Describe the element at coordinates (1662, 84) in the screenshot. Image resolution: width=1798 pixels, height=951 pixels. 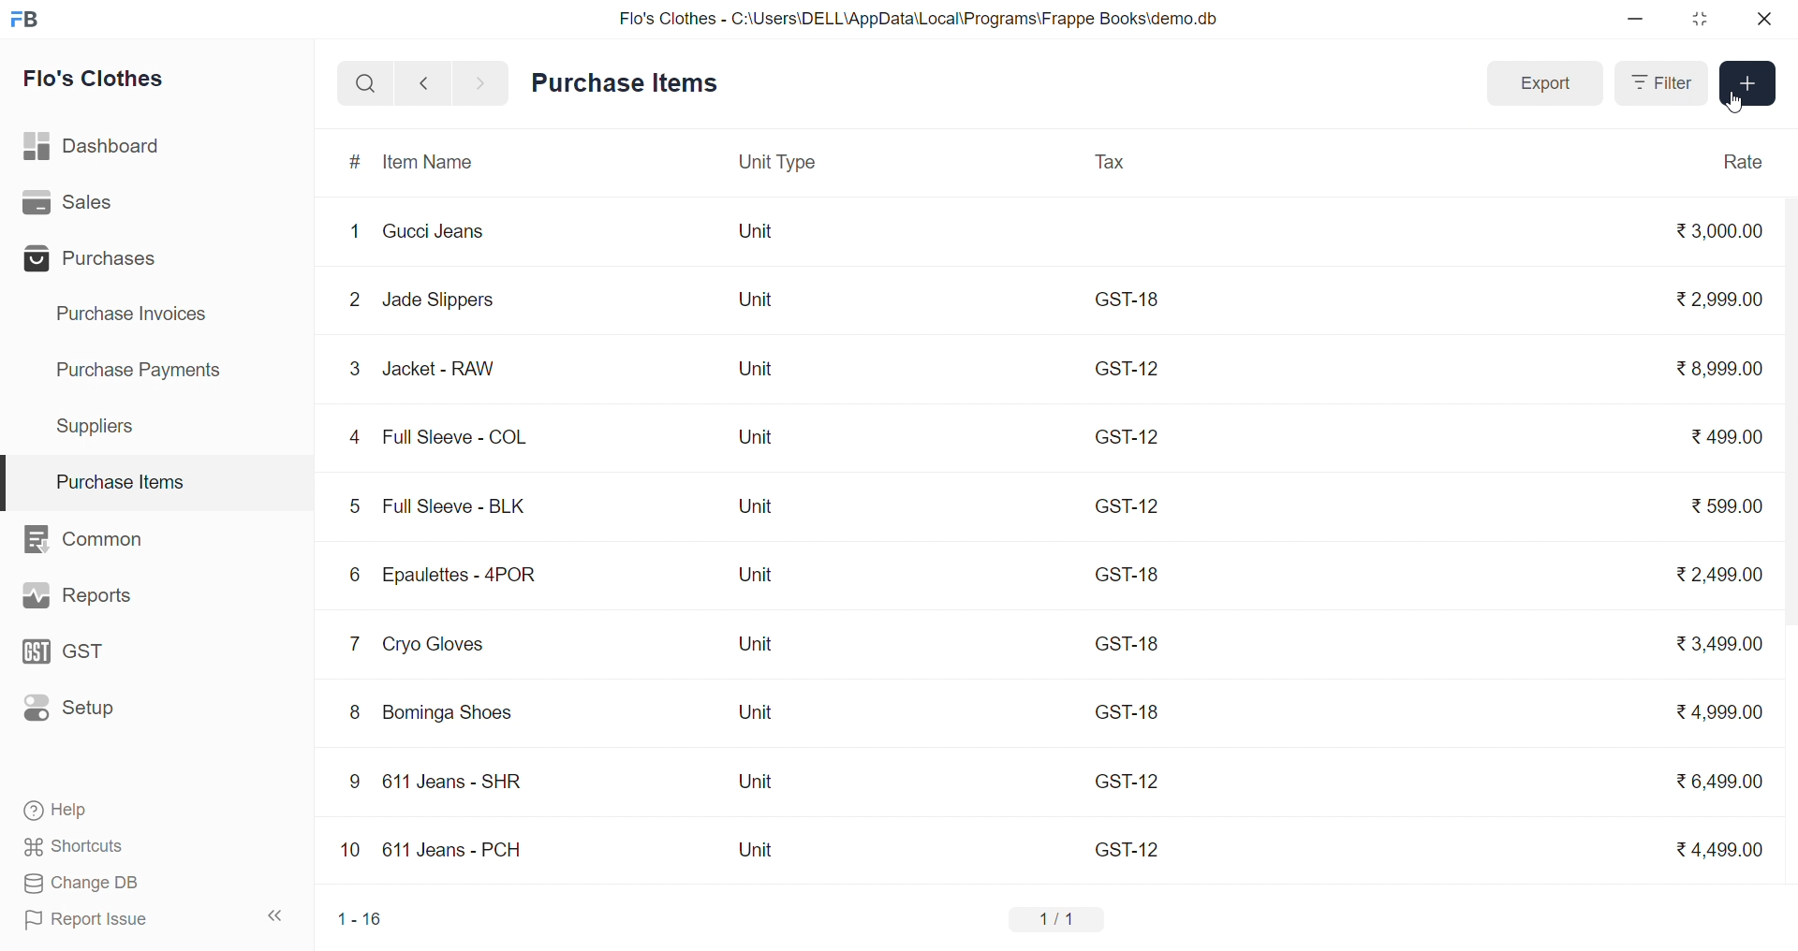
I see `Filter` at that location.